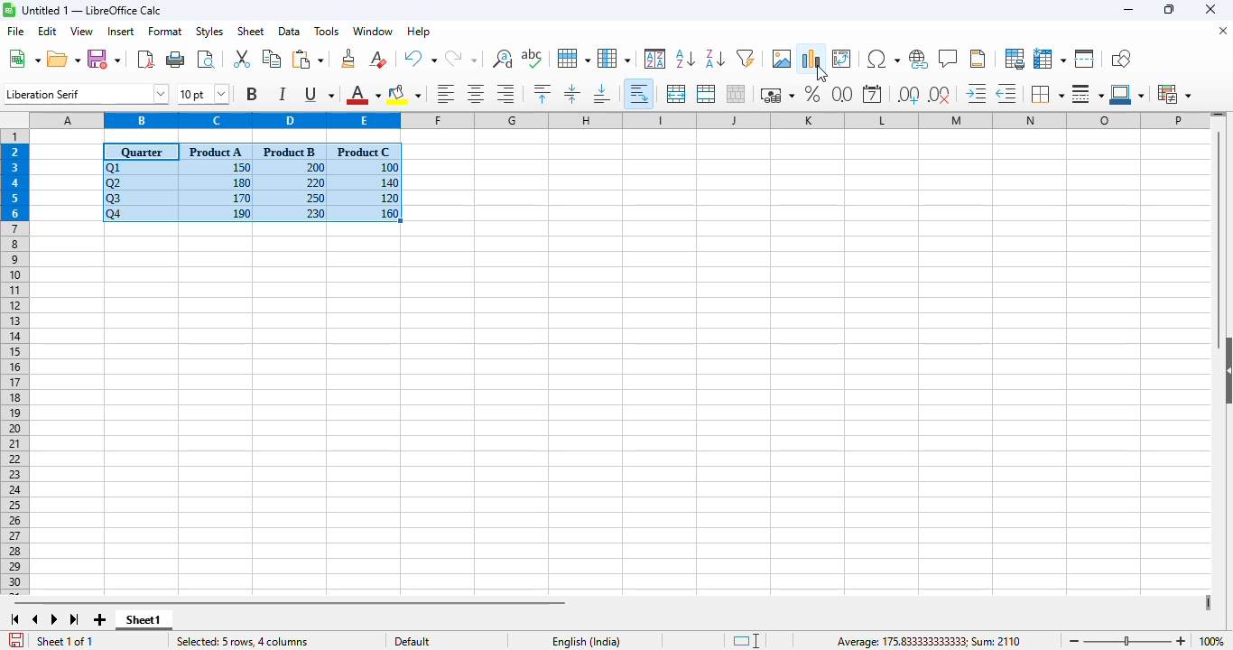  I want to click on add new sheet, so click(97, 619).